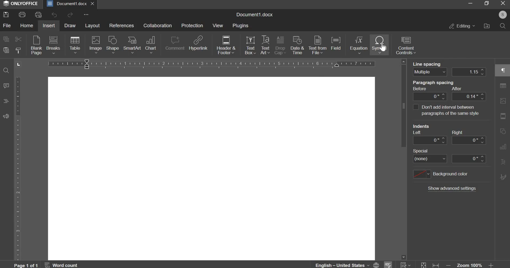 This screenshot has height=268, width=510. I want to click on plugins, so click(241, 26).